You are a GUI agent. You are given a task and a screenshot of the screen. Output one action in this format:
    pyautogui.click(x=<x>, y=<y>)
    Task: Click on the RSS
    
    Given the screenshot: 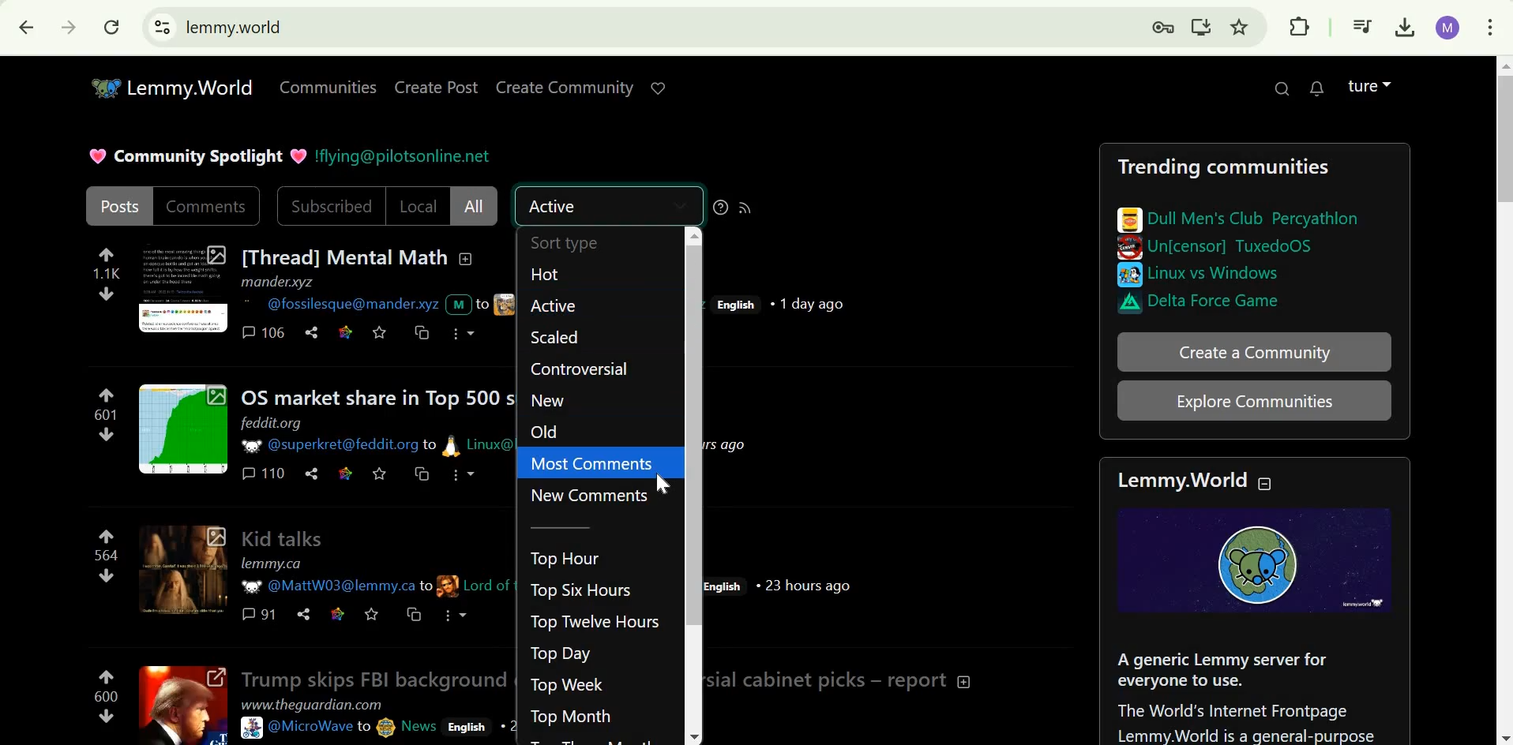 What is the action you would take?
    pyautogui.click(x=745, y=207)
    